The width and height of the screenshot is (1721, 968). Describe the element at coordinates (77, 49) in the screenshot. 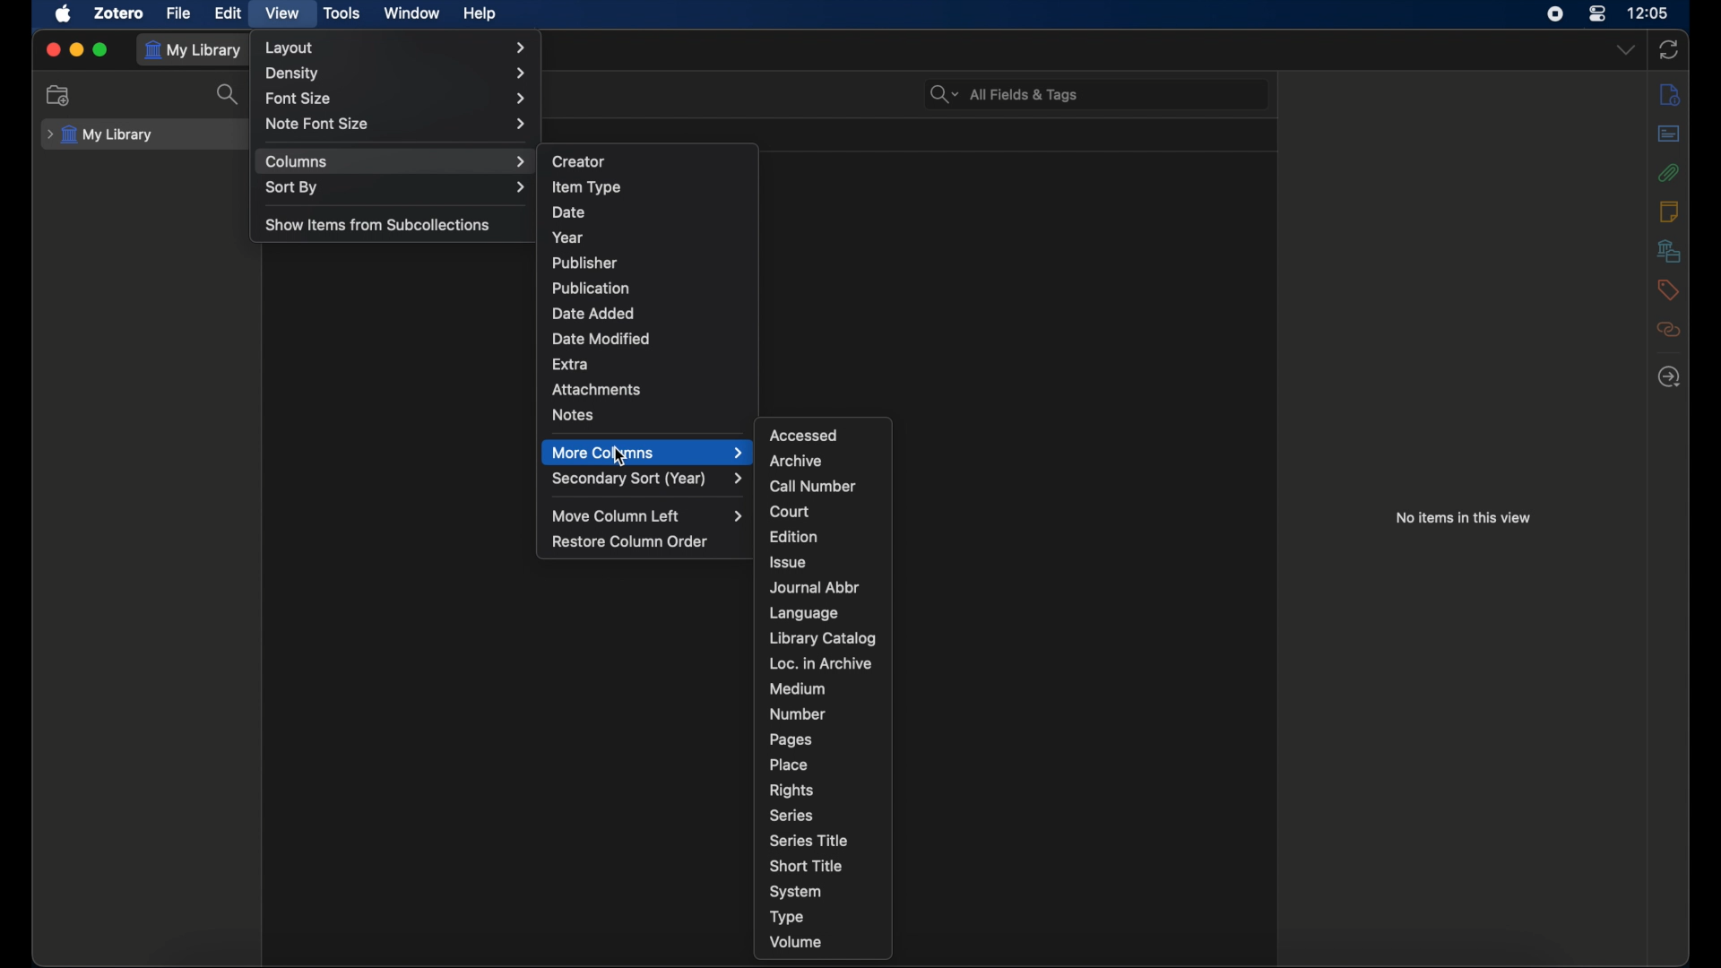

I see `minimize` at that location.